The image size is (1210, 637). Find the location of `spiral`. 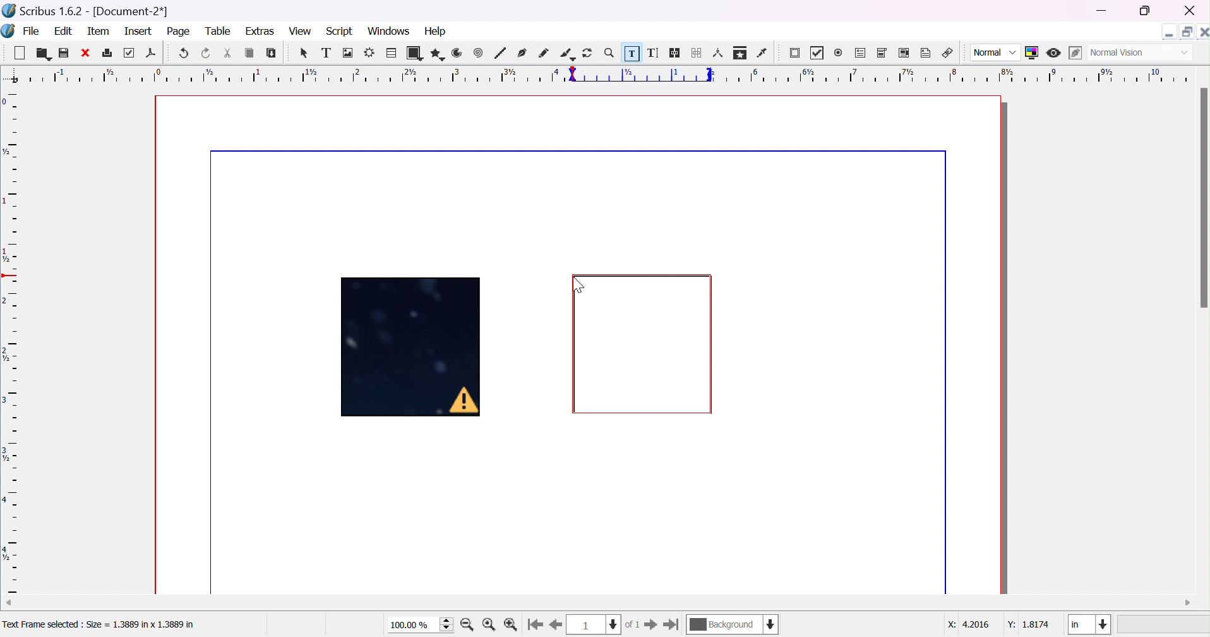

spiral is located at coordinates (478, 52).